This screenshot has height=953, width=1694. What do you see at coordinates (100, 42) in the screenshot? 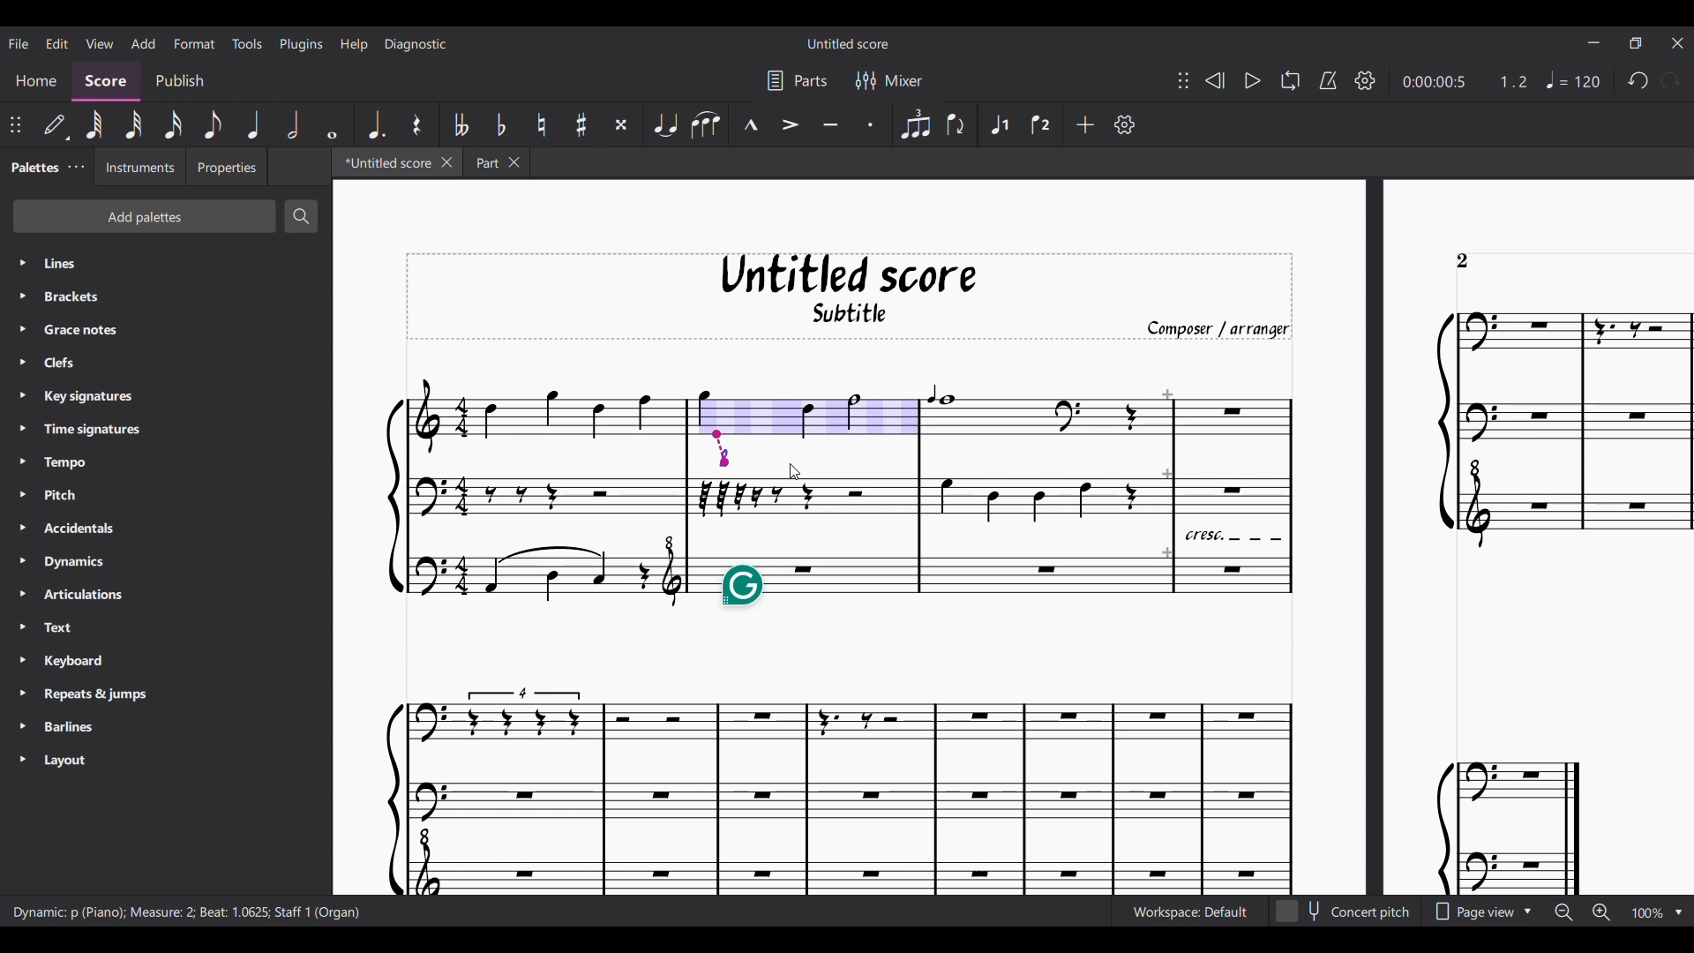
I see `View menu` at bounding box center [100, 42].